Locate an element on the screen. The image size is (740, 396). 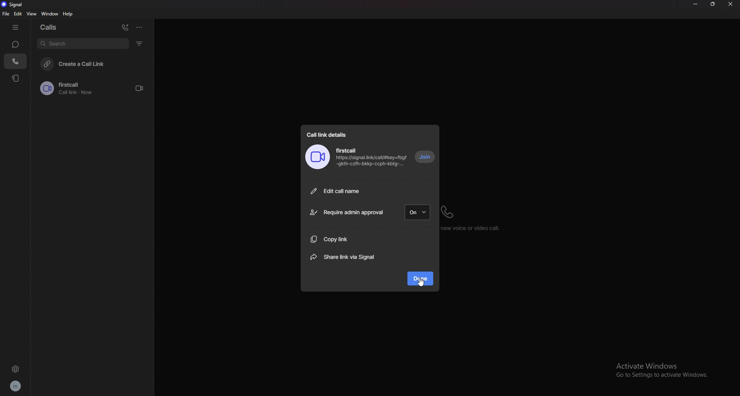
filter is located at coordinates (140, 43).